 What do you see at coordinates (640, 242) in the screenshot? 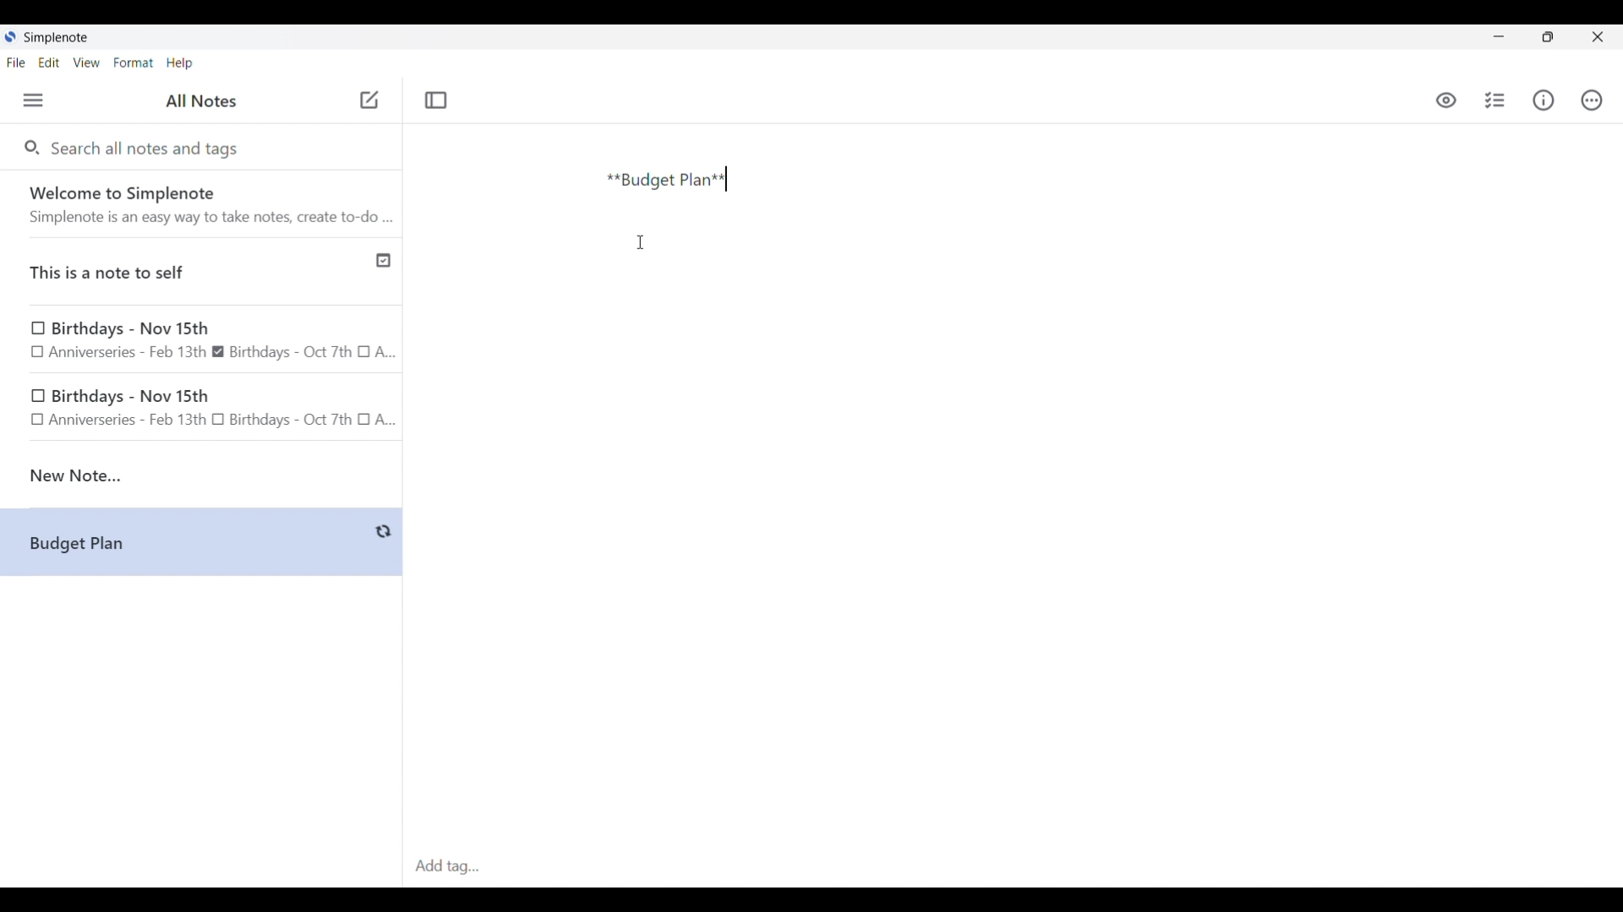
I see `Cursor position unchanged ` at bounding box center [640, 242].